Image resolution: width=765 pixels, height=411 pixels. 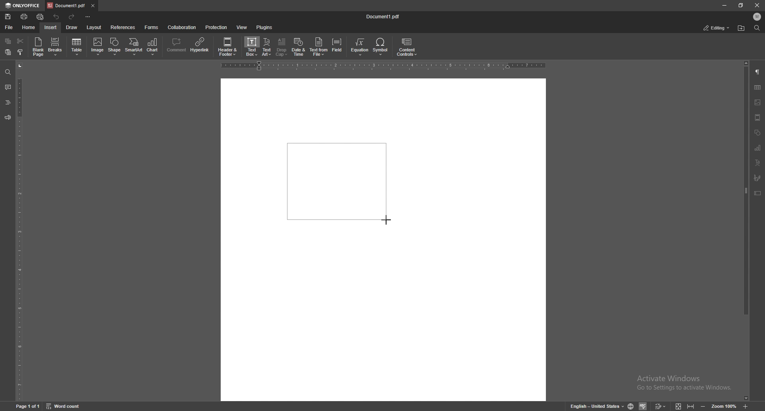 I want to click on copy, so click(x=8, y=41).